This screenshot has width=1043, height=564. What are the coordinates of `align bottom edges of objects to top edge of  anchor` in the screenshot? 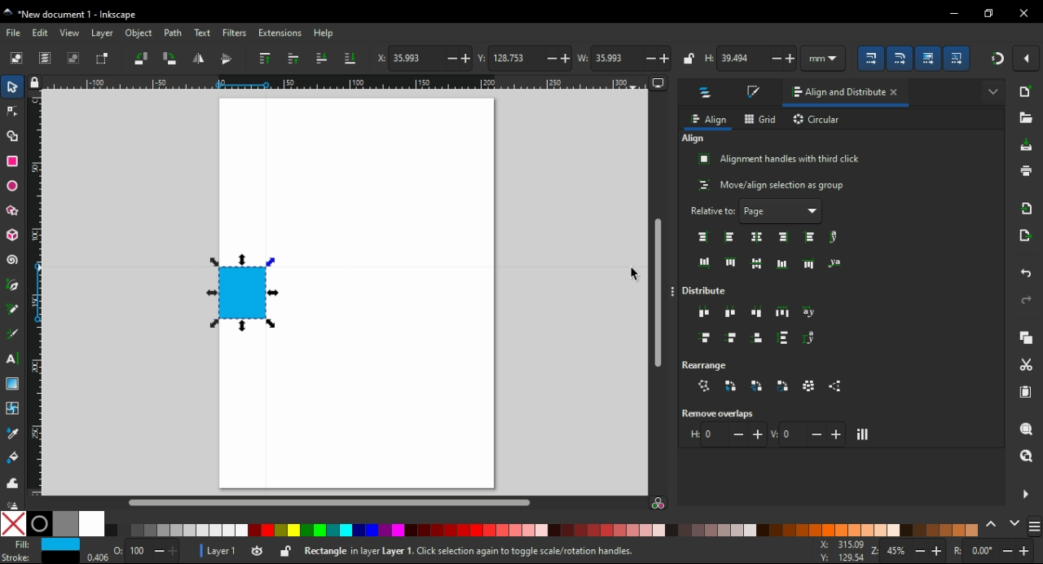 It's located at (702, 260).